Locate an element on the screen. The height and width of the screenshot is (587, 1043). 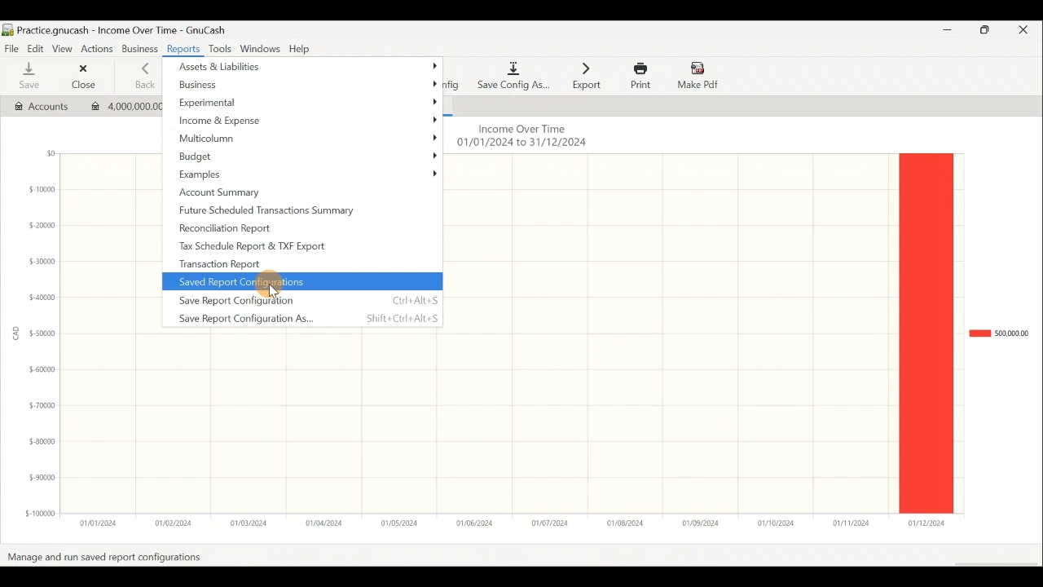
Multicolumn is located at coordinates (303, 138).